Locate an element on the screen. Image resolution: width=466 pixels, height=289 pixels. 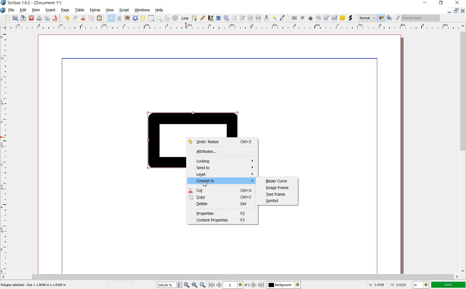
Zoom out is located at coordinates (203, 285).